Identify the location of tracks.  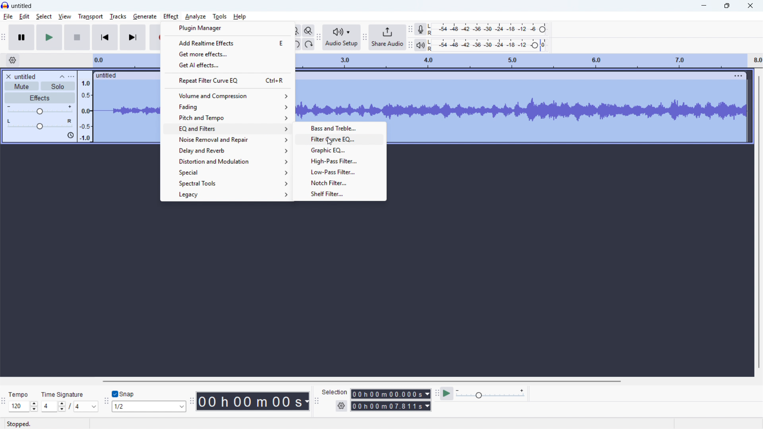
(118, 16).